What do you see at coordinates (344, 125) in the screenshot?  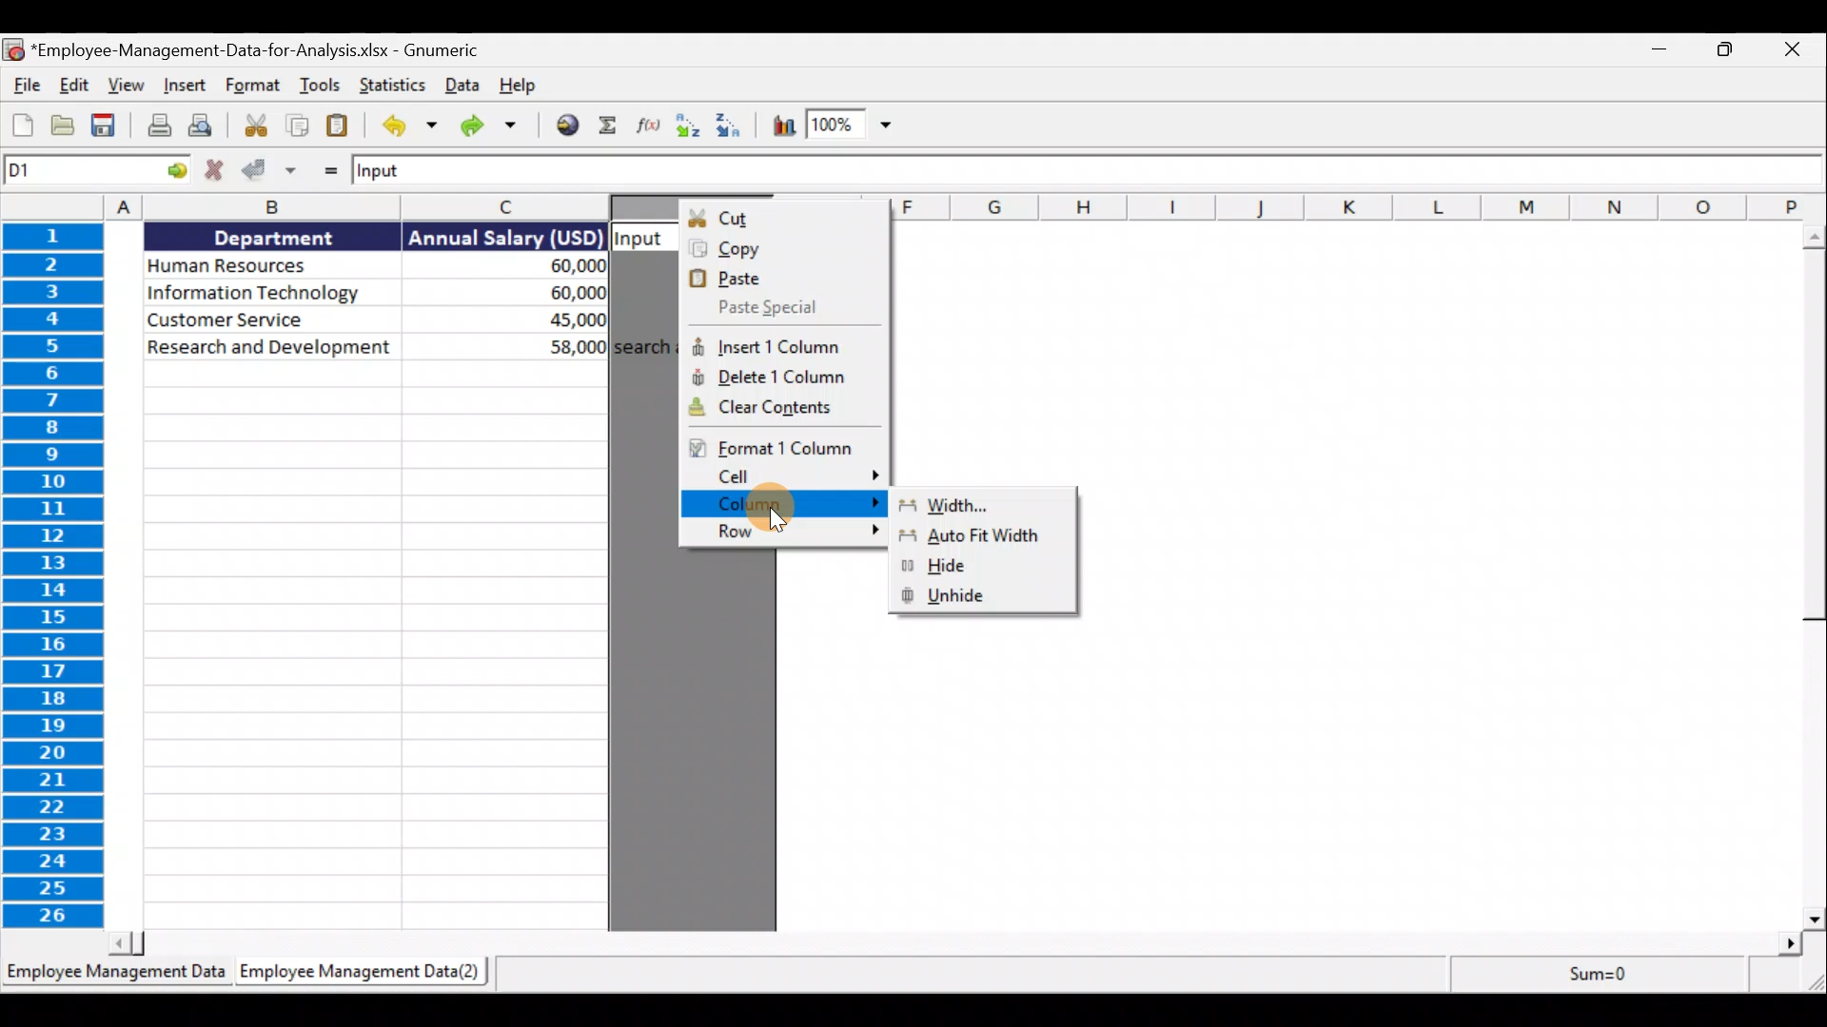 I see `Paste clipboard` at bounding box center [344, 125].